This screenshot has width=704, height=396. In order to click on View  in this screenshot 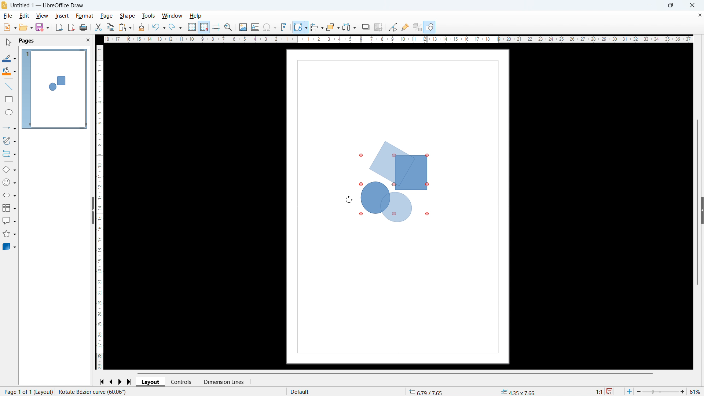, I will do `click(42, 16)`.